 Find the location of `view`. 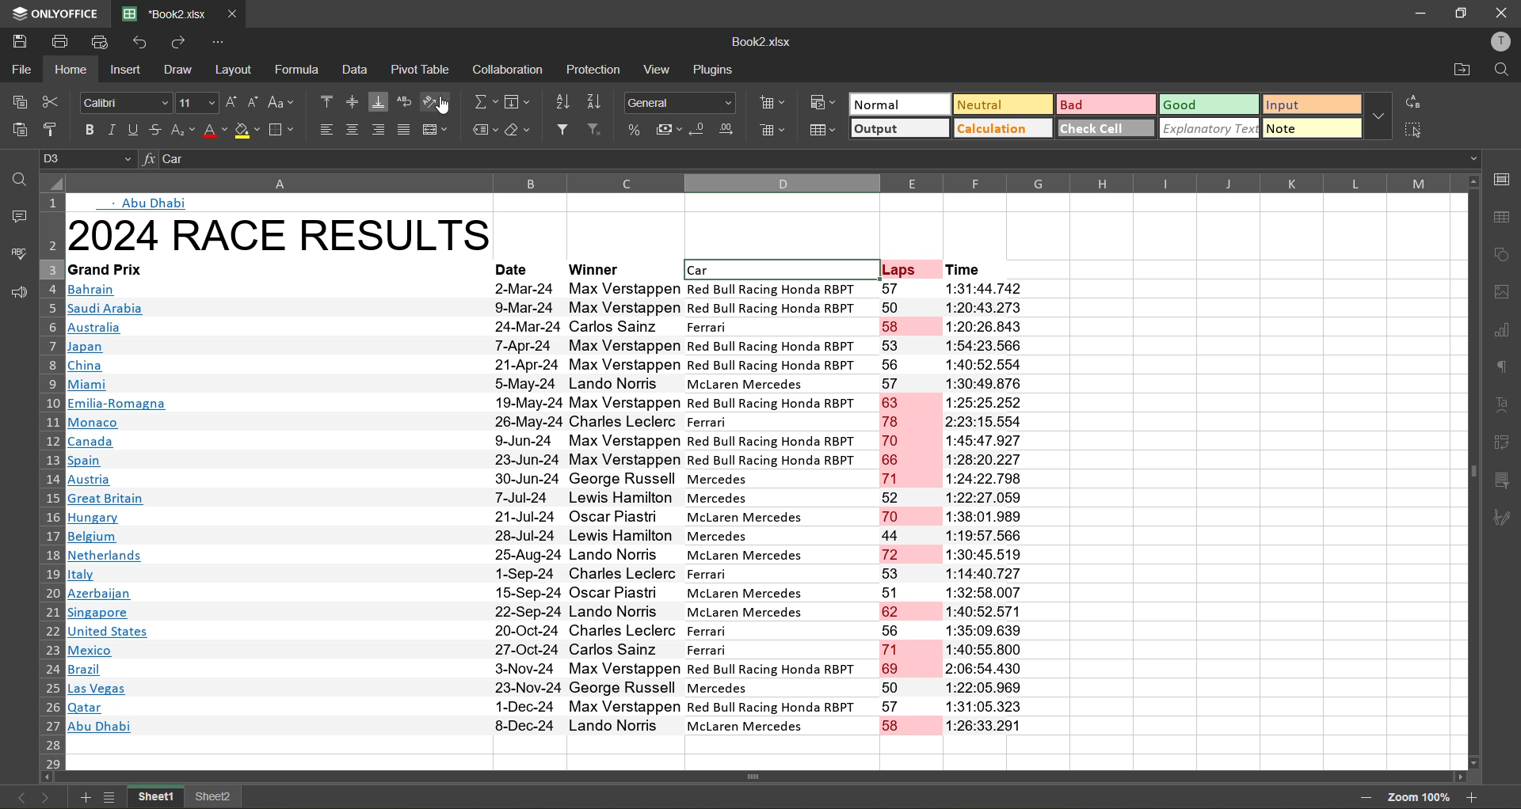

view is located at coordinates (661, 71).